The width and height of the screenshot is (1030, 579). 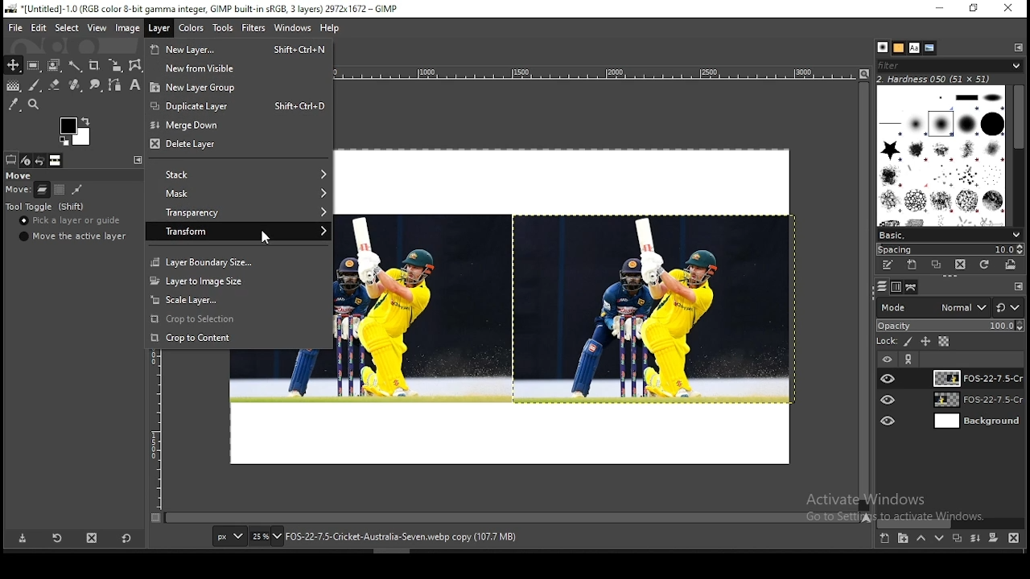 I want to click on fonts, so click(x=915, y=47).